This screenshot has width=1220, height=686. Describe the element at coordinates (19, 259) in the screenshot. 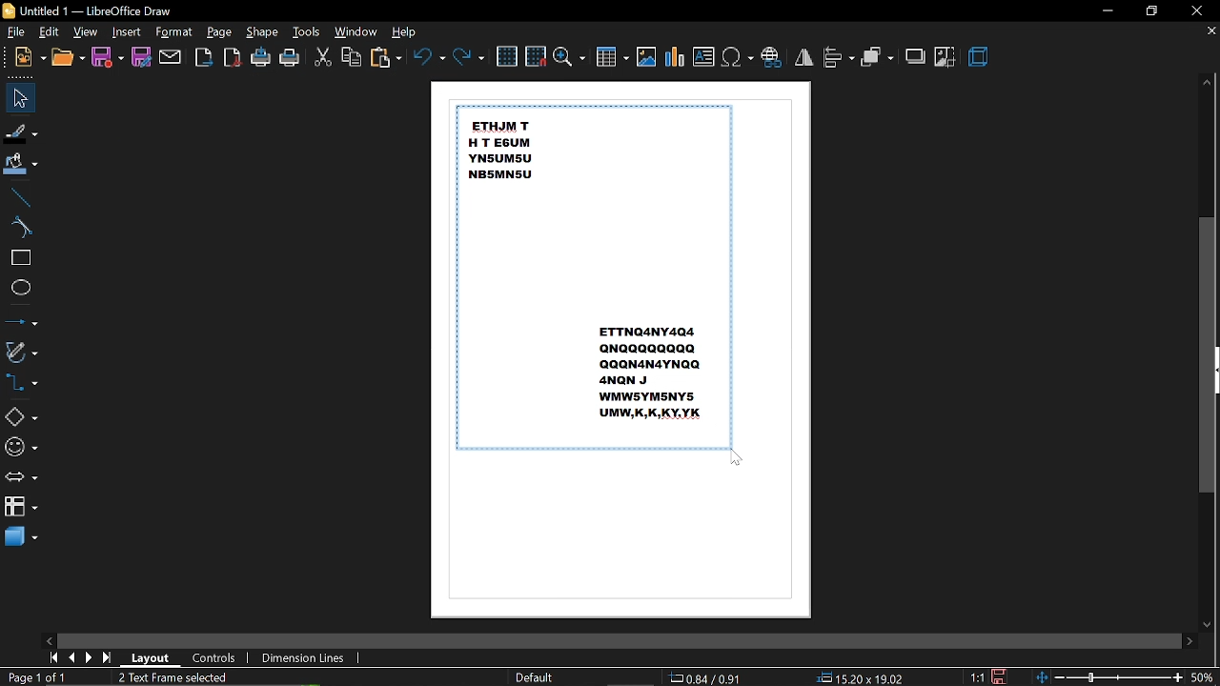

I see `rectangle` at that location.